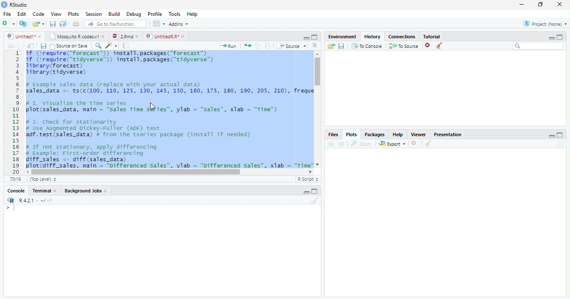 The width and height of the screenshot is (570, 299). I want to click on Maximize, so click(562, 37).